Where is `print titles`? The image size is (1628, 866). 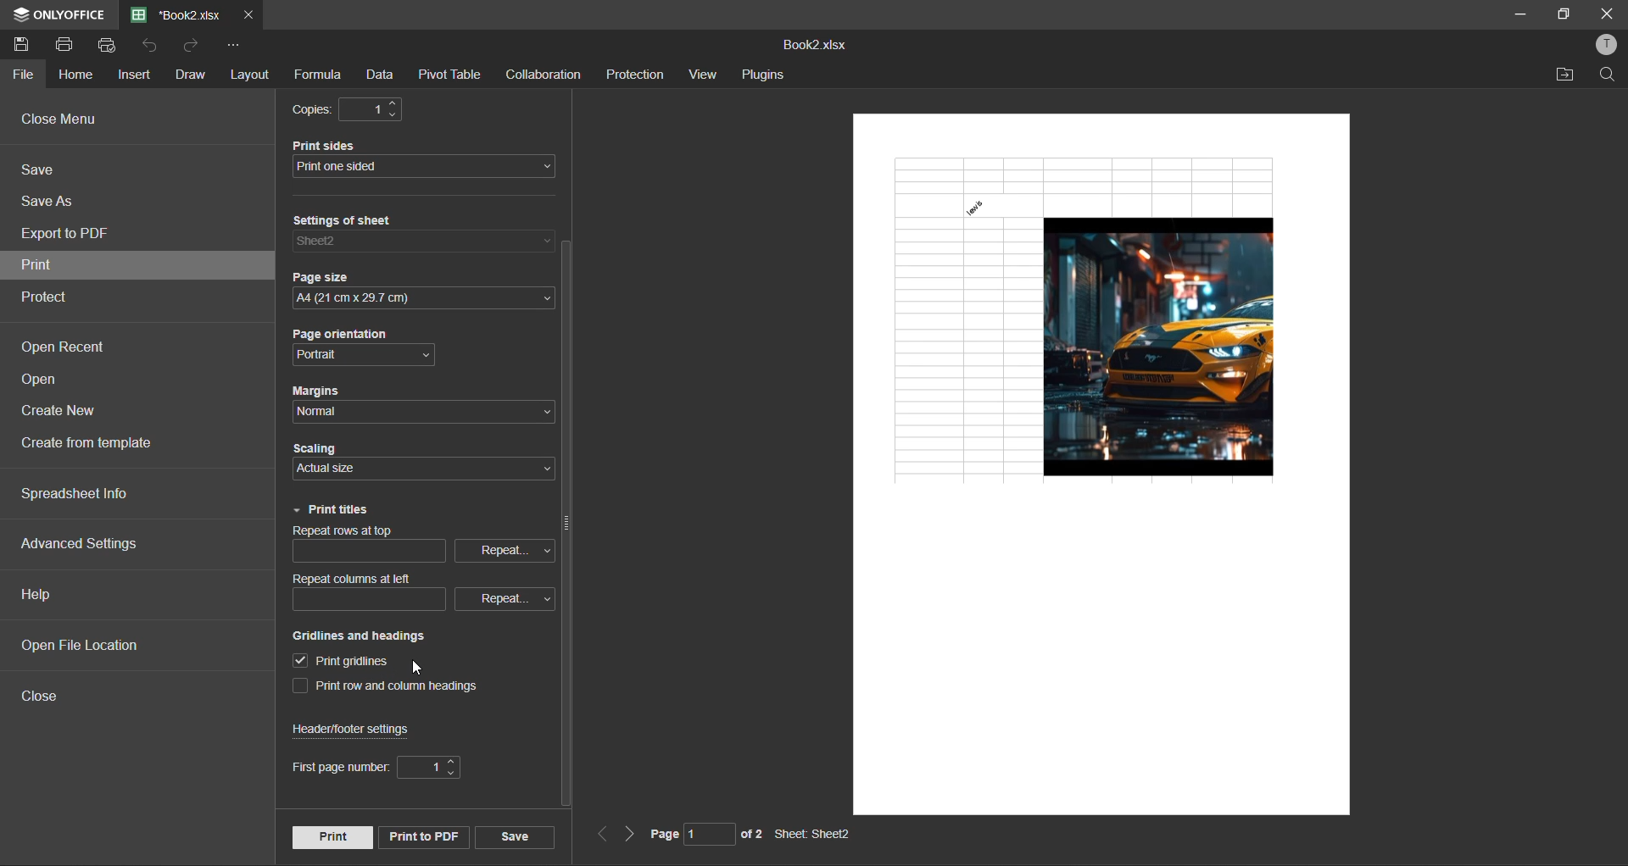
print titles is located at coordinates (329, 510).